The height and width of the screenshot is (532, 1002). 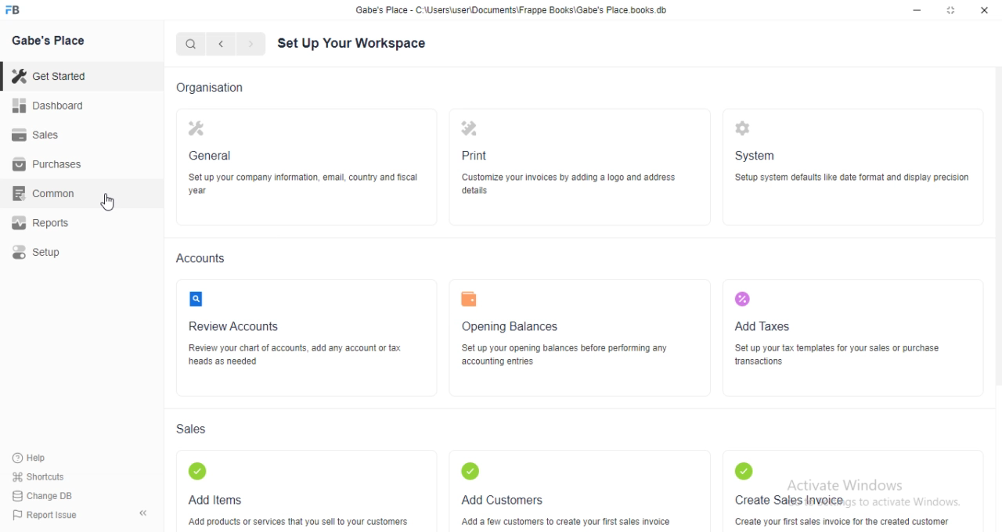 I want to click on ‘Setup your tax tempiates for your sales or purchase
transactions., so click(x=838, y=353).